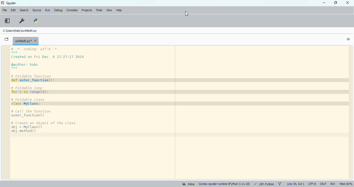  Describe the element at coordinates (24, 10) in the screenshot. I see `search` at that location.